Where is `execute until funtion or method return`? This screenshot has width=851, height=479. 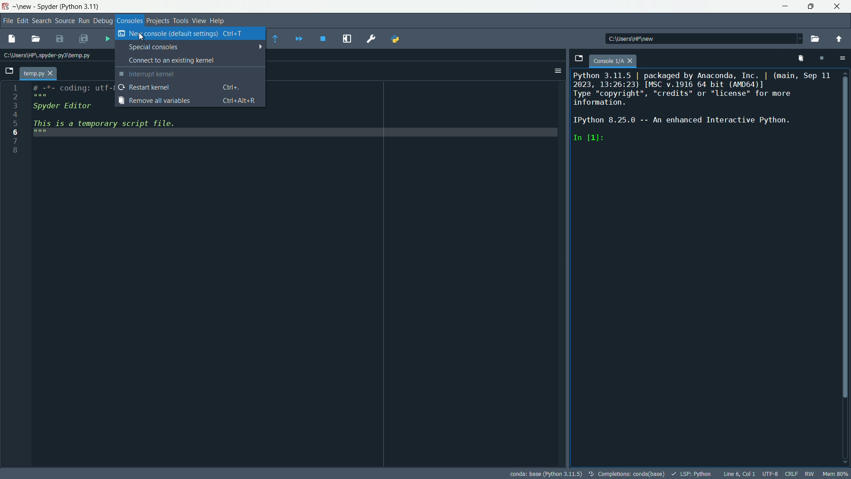
execute until funtion or method return is located at coordinates (275, 39).